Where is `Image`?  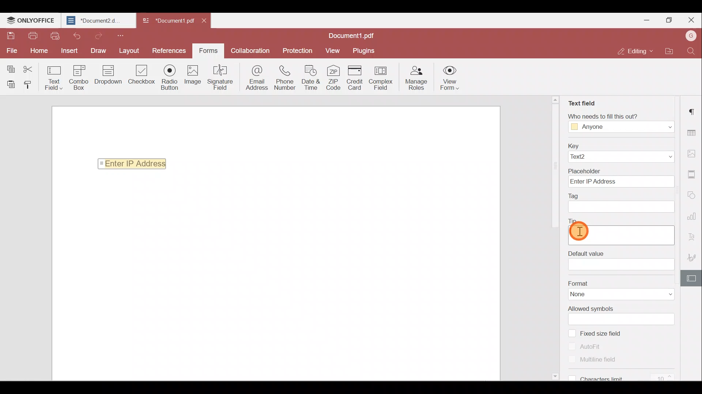 Image is located at coordinates (196, 77).